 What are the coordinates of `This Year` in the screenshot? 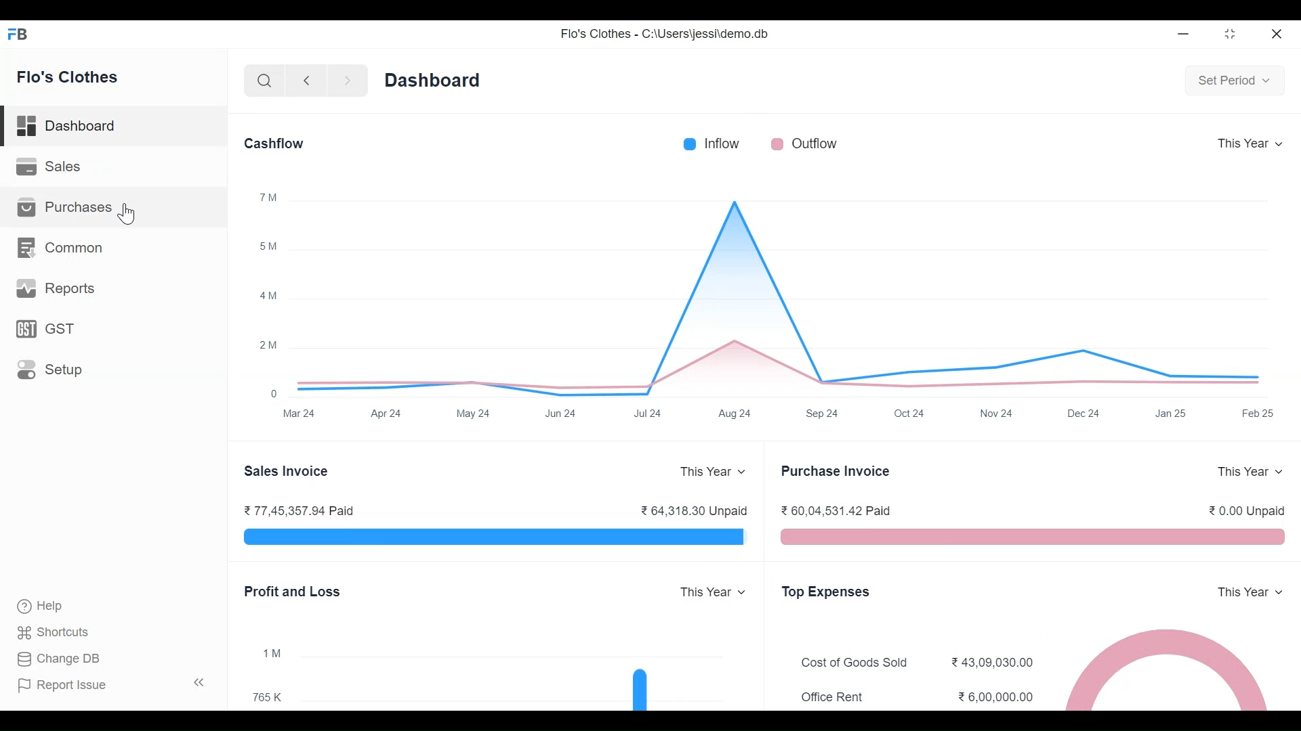 It's located at (1250, 143).